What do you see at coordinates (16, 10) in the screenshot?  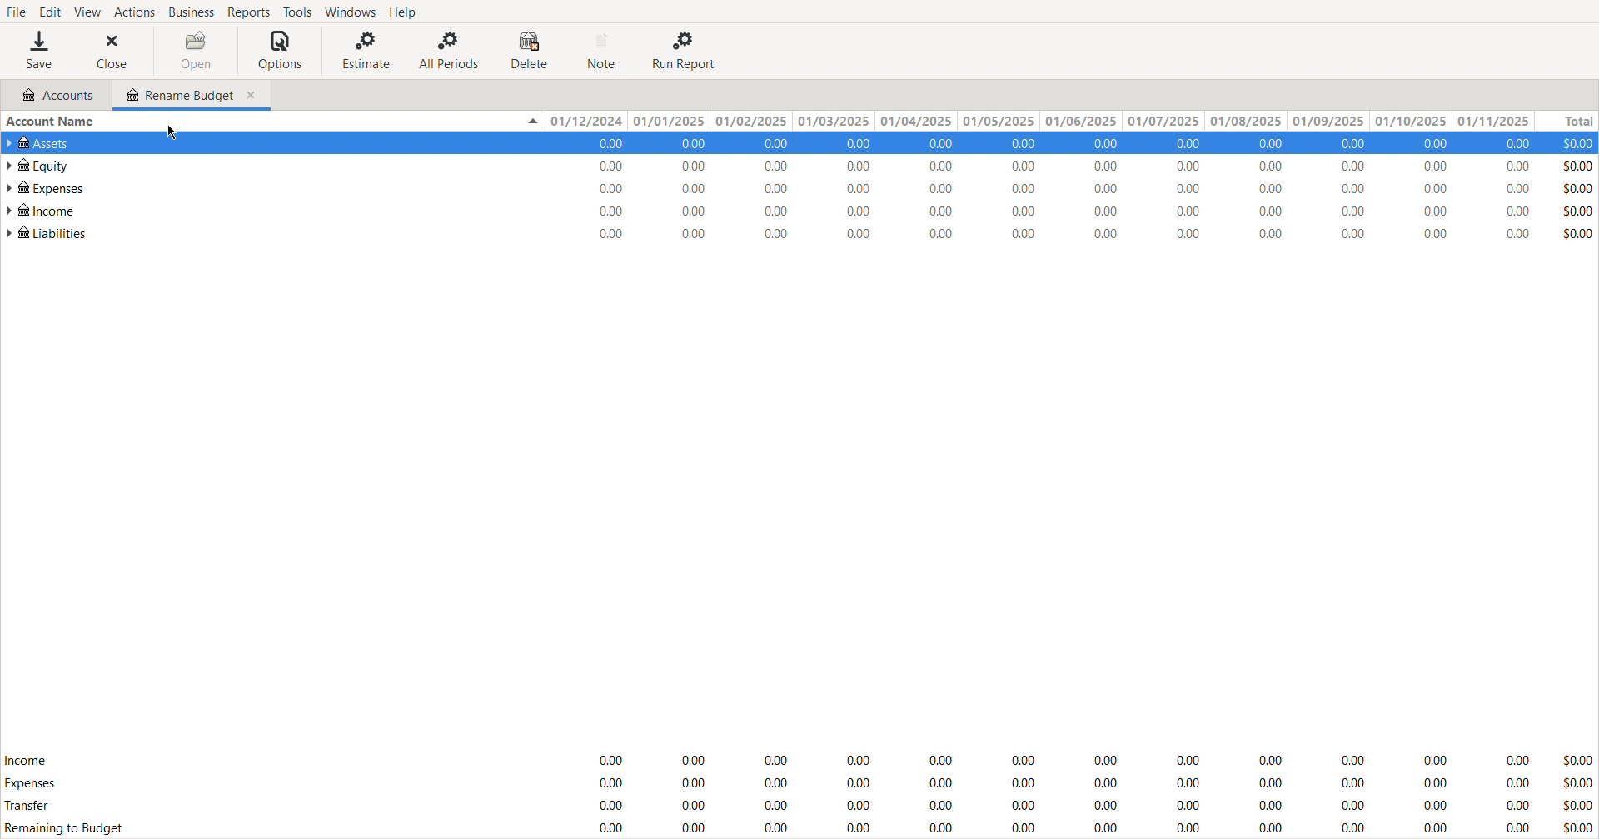 I see `File` at bounding box center [16, 10].